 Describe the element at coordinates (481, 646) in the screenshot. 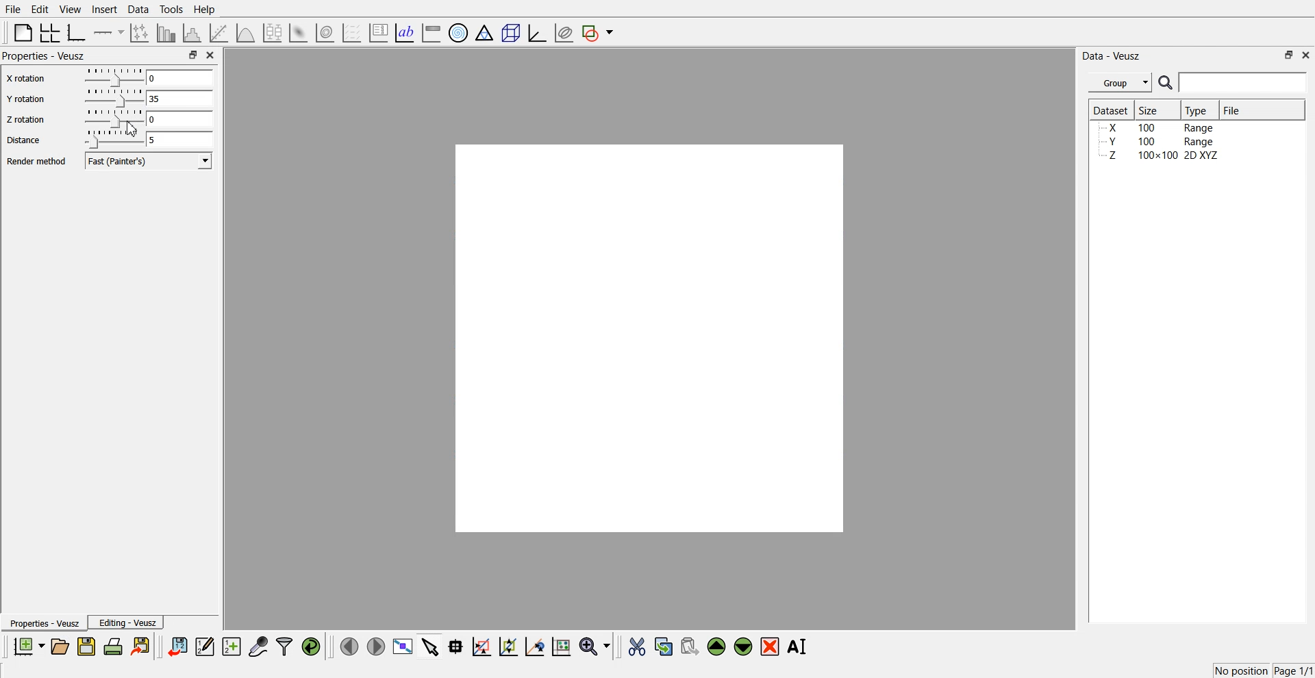

I see `Draw a rectangle to zoom graph axes` at that location.